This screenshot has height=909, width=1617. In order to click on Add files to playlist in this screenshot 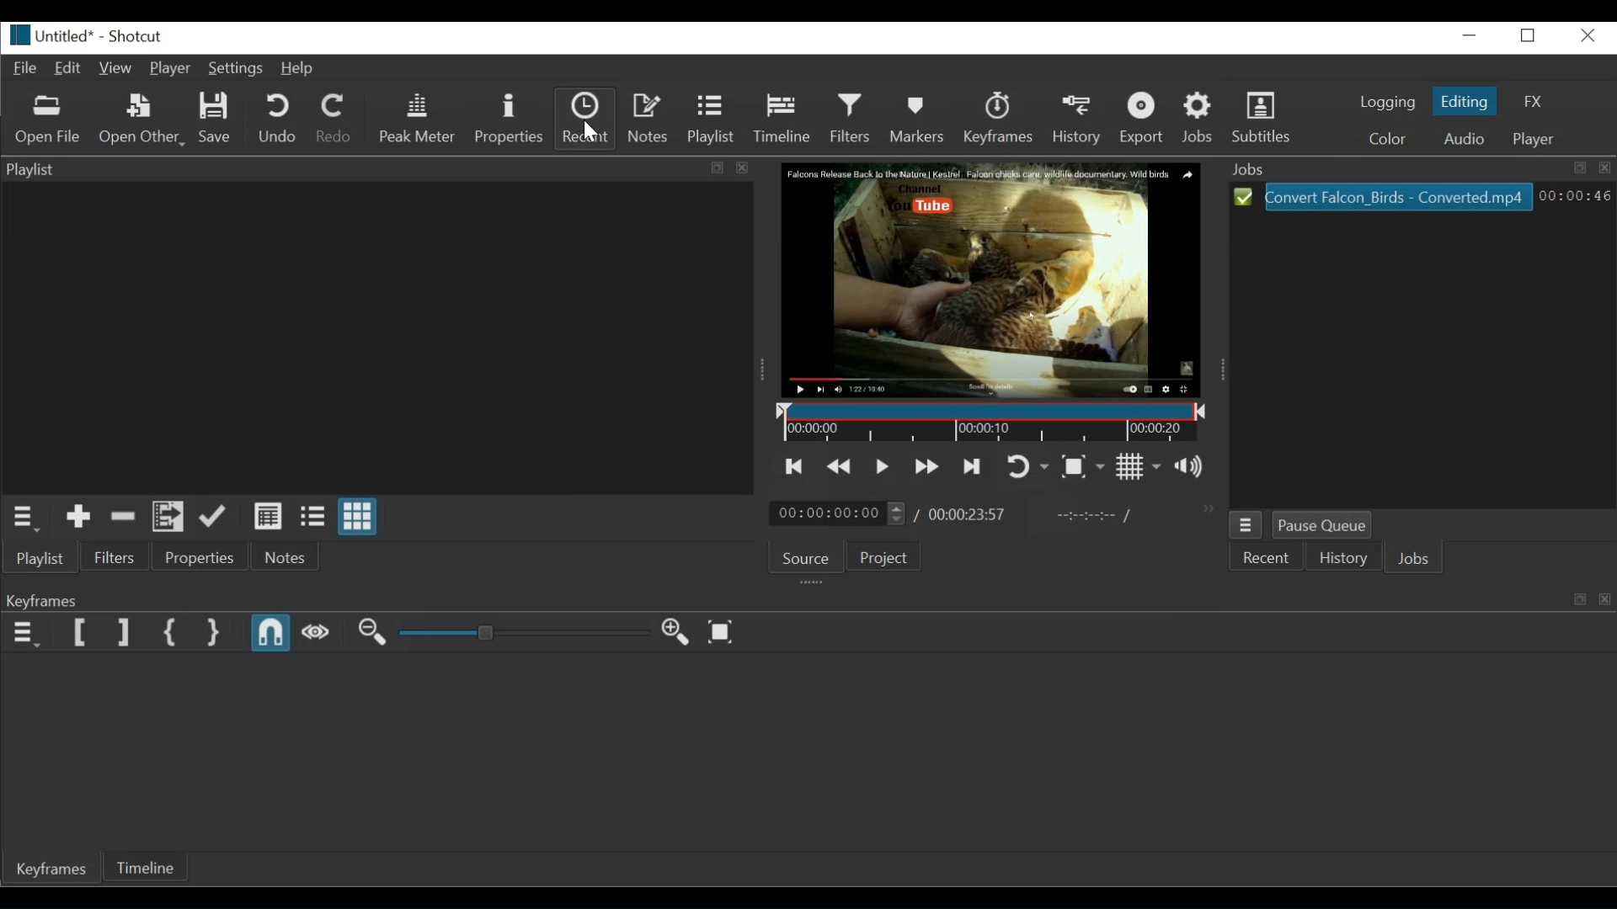, I will do `click(168, 517)`.